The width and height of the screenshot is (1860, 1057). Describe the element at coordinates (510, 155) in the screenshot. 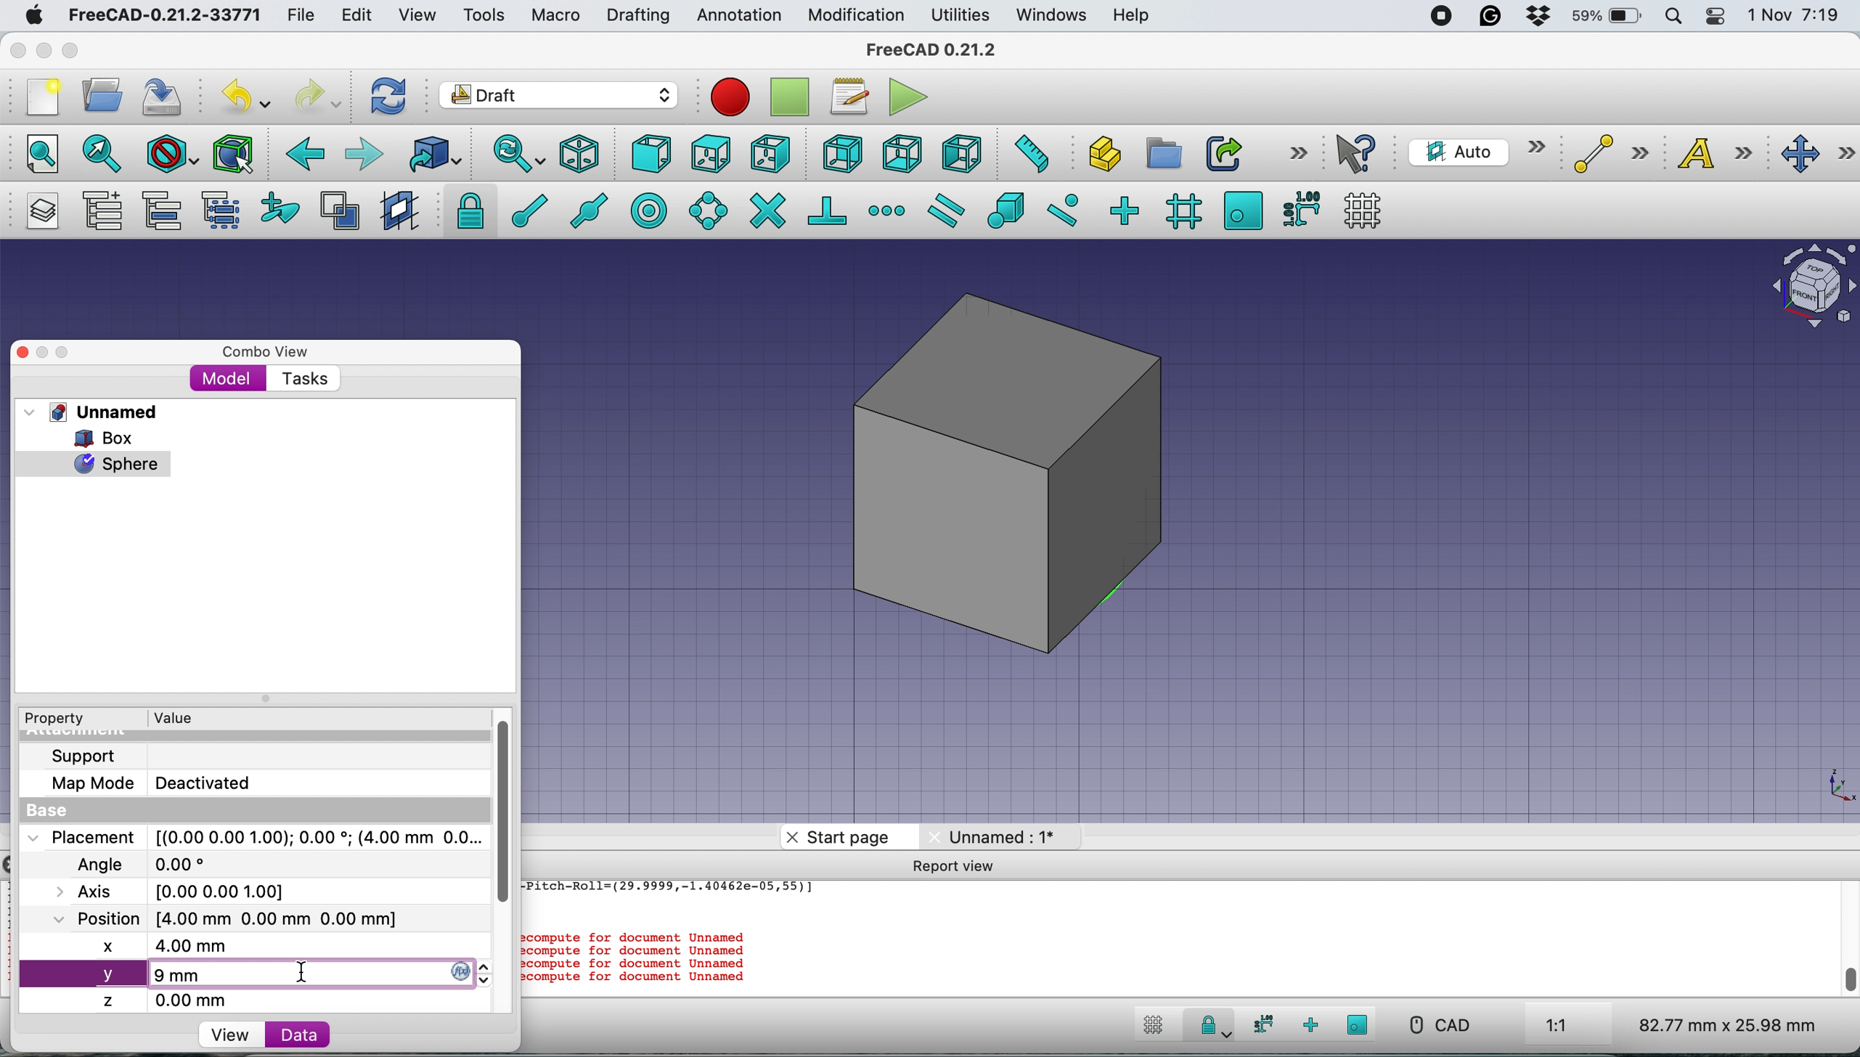

I see `sync view` at that location.